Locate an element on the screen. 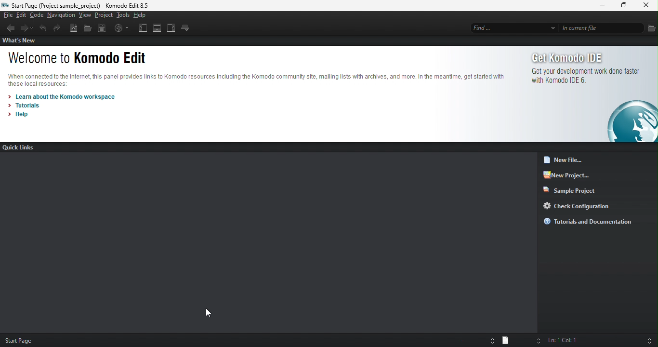 The image size is (658, 347). file is located at coordinates (7, 15).